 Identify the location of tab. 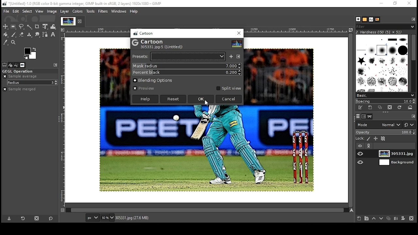
(67, 21).